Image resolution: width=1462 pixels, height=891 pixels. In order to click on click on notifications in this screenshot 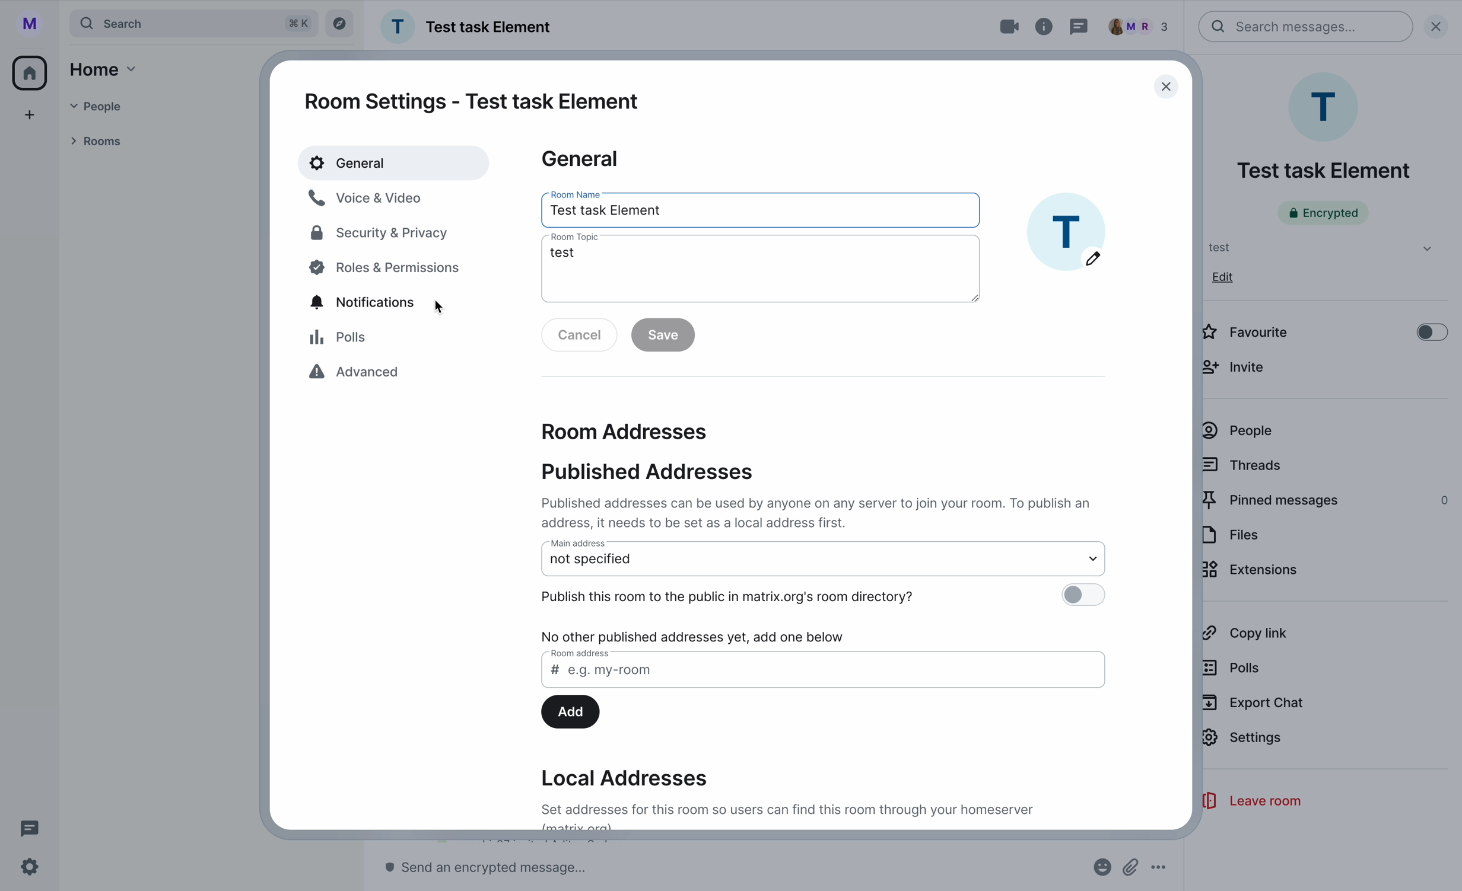, I will do `click(384, 304)`.